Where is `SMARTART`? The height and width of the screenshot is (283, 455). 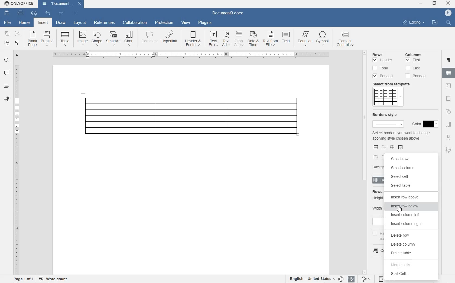 SMARTART is located at coordinates (113, 39).